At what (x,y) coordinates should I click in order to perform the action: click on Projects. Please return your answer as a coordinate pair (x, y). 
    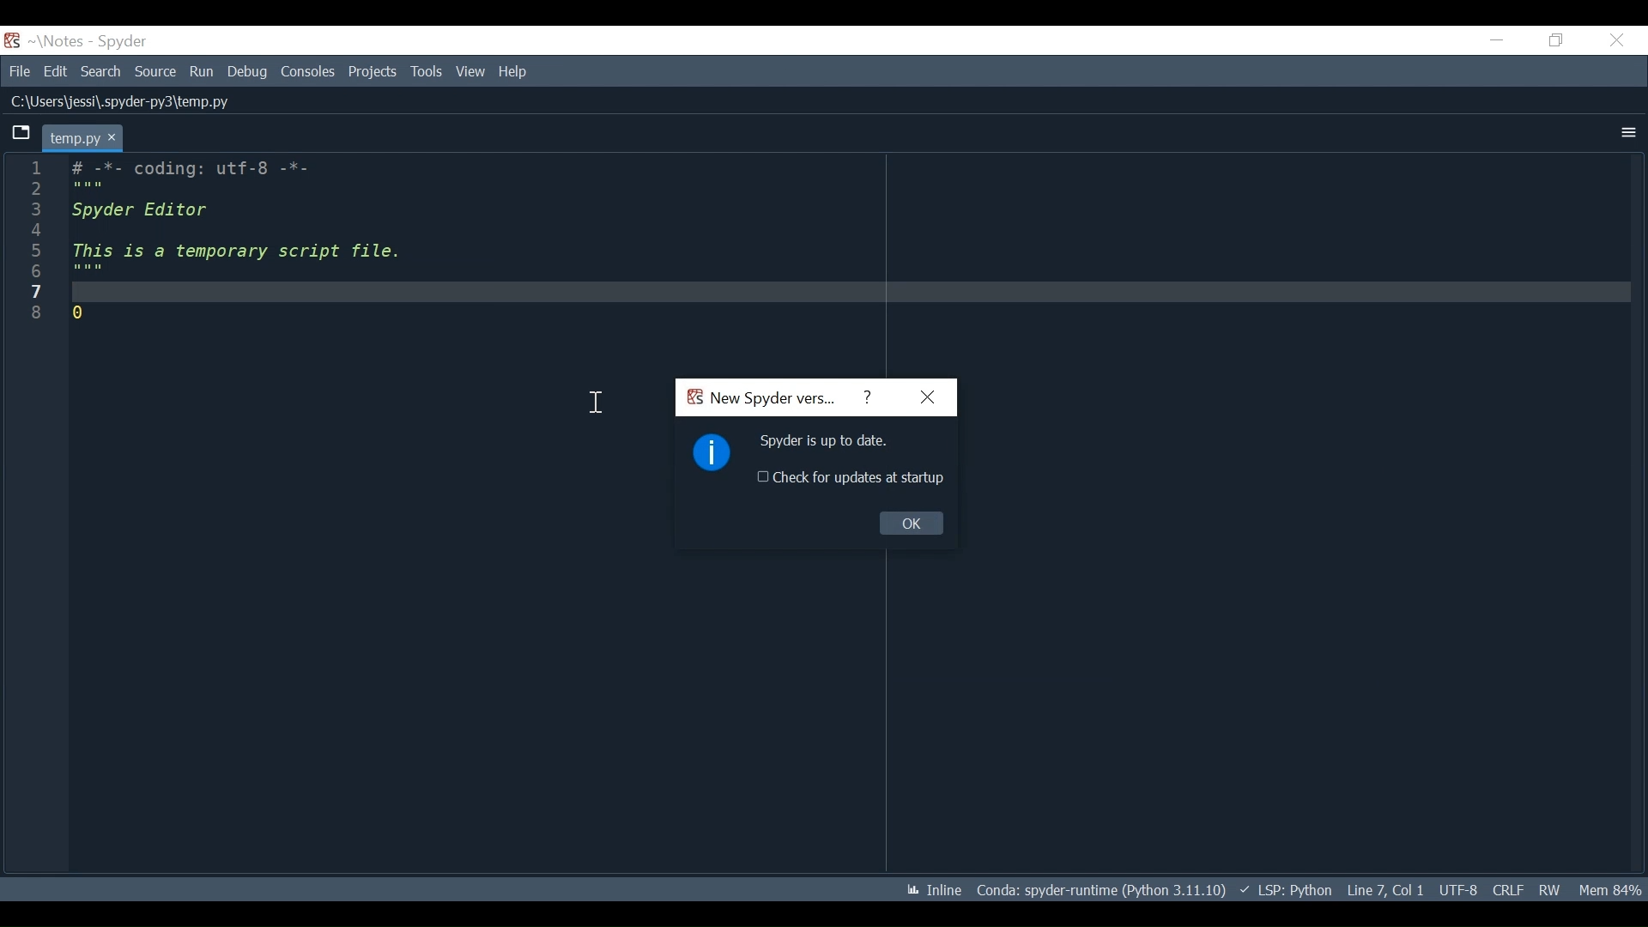
    Looking at the image, I should click on (373, 71).